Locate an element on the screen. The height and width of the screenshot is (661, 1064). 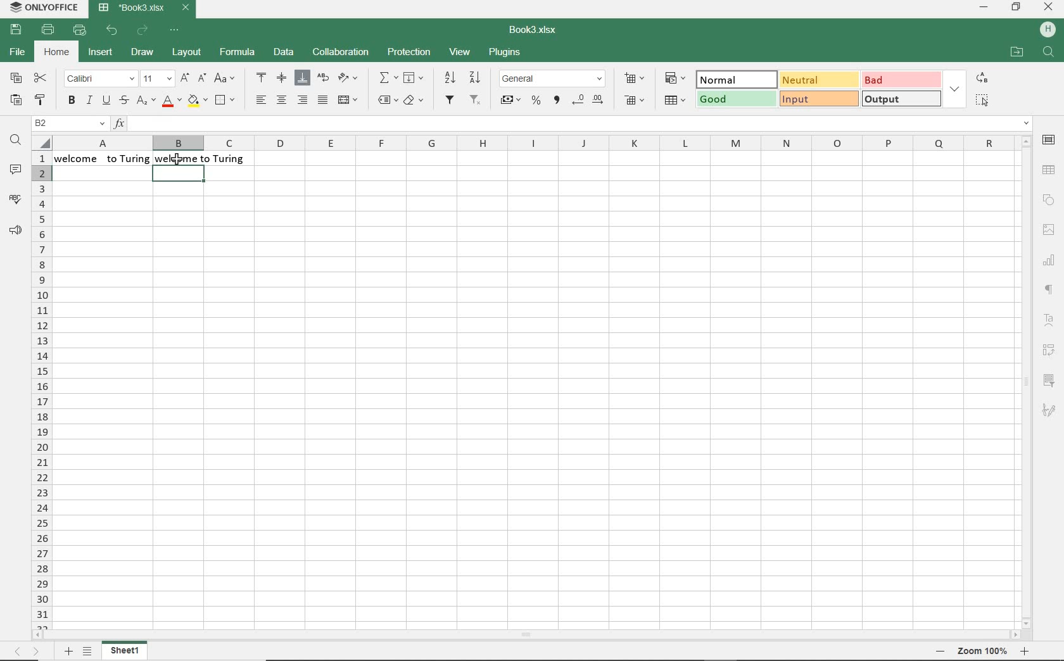
find is located at coordinates (16, 142).